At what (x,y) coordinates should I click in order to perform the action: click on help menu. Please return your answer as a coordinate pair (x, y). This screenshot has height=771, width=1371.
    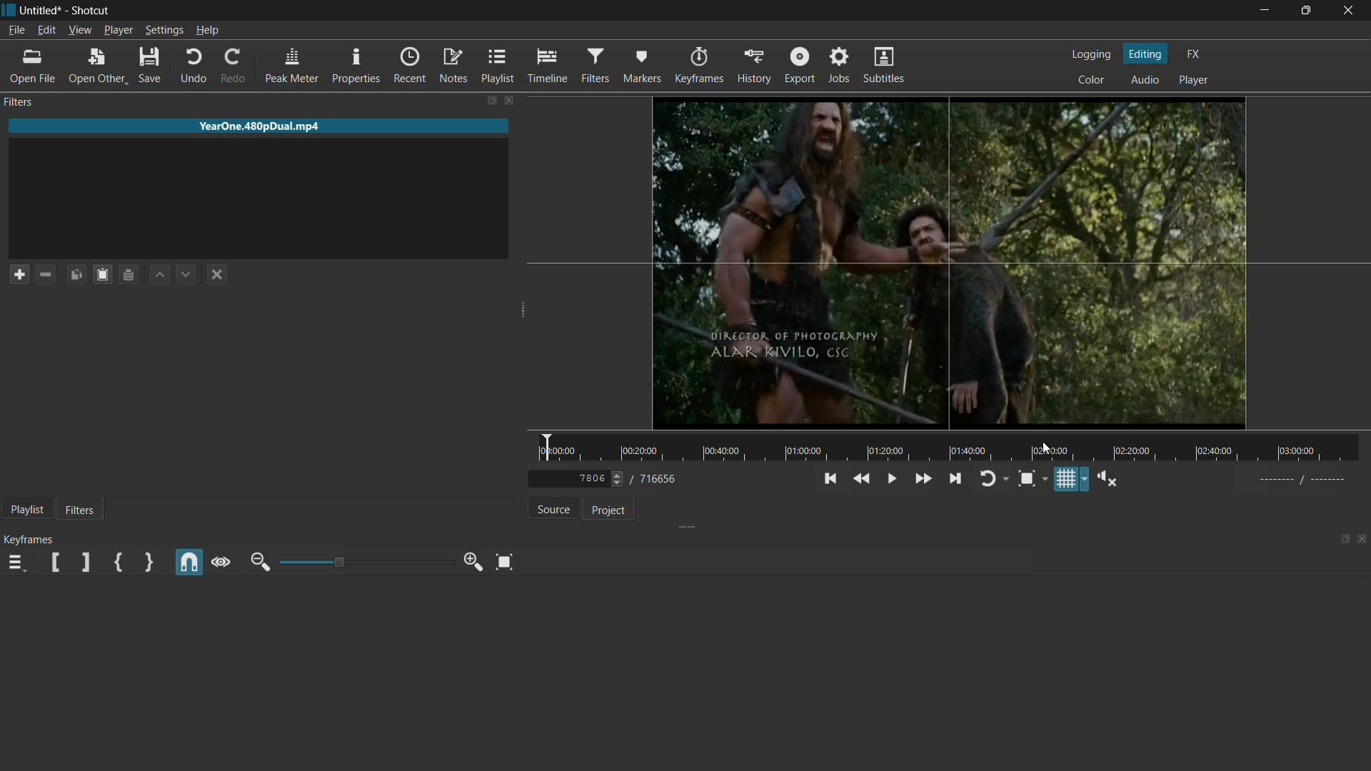
    Looking at the image, I should click on (207, 30).